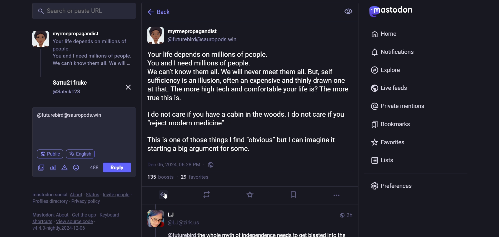 This screenshot has width=499, height=237. What do you see at coordinates (397, 107) in the screenshot?
I see `private mention` at bounding box center [397, 107].